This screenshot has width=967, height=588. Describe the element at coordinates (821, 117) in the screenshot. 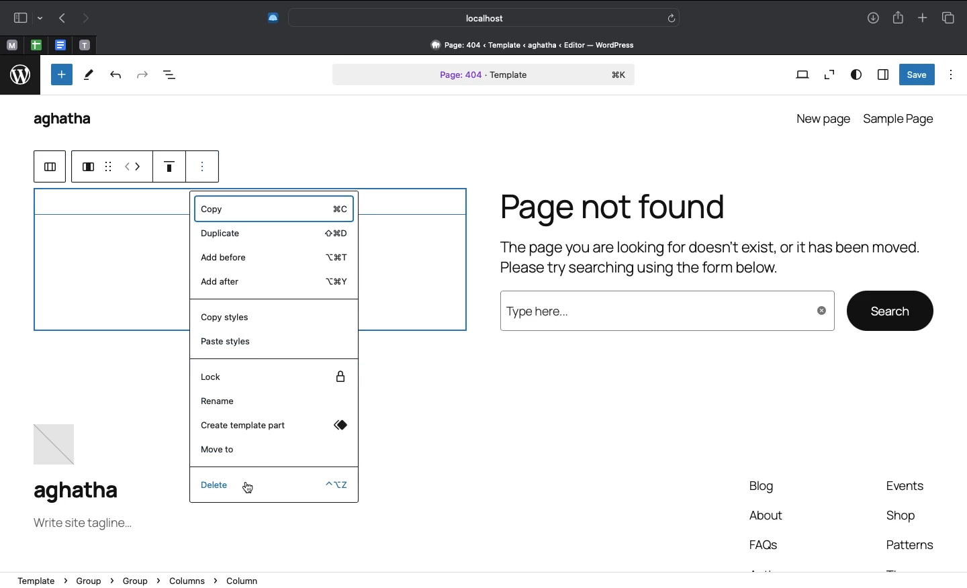

I see `New page` at that location.